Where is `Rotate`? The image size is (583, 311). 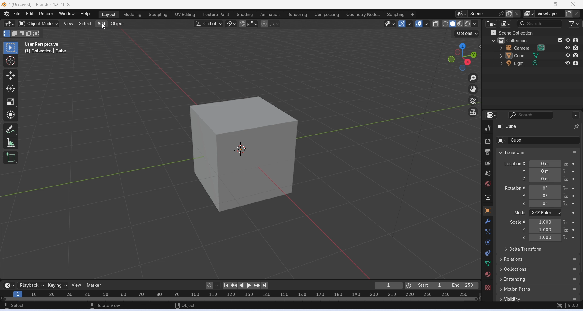
Rotate is located at coordinates (9, 89).